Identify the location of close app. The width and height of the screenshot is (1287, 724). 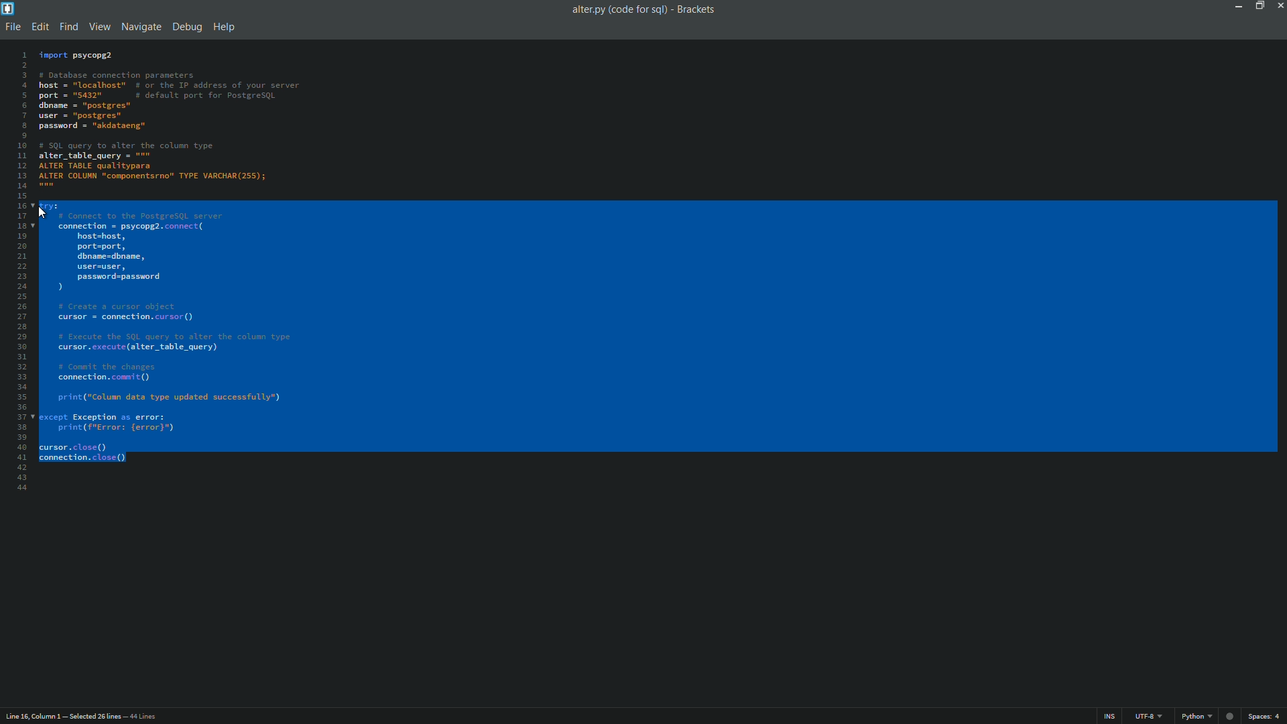
(1279, 6).